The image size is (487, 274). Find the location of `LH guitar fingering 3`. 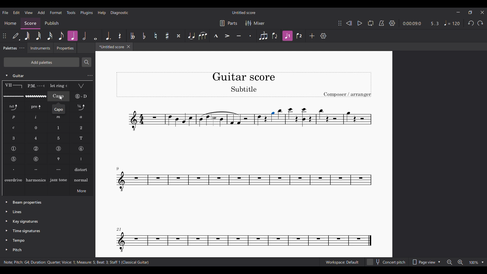

LH guitar fingering 3 is located at coordinates (13, 138).